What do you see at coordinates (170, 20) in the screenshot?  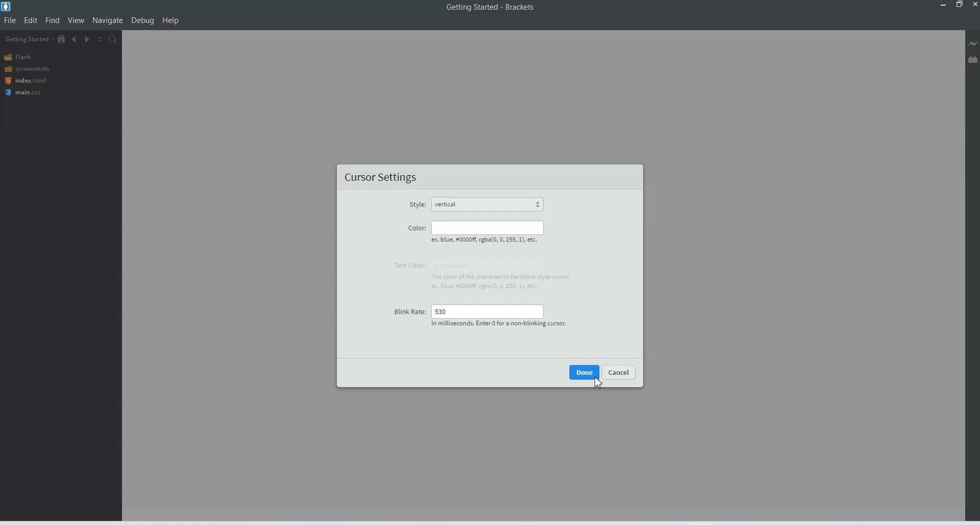 I see `Help` at bounding box center [170, 20].